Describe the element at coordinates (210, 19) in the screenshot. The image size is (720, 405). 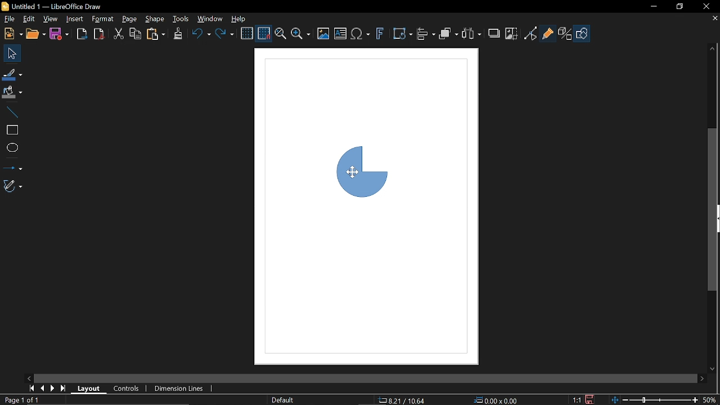
I see `Window` at that location.